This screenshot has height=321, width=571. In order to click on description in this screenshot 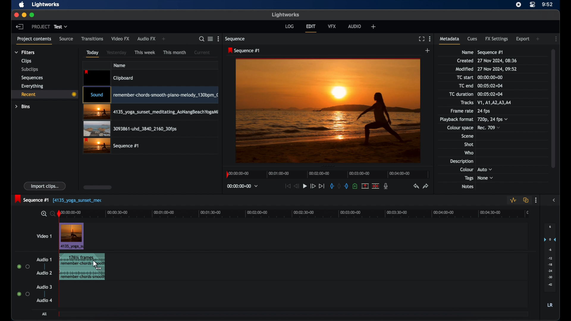, I will do `click(461, 161)`.